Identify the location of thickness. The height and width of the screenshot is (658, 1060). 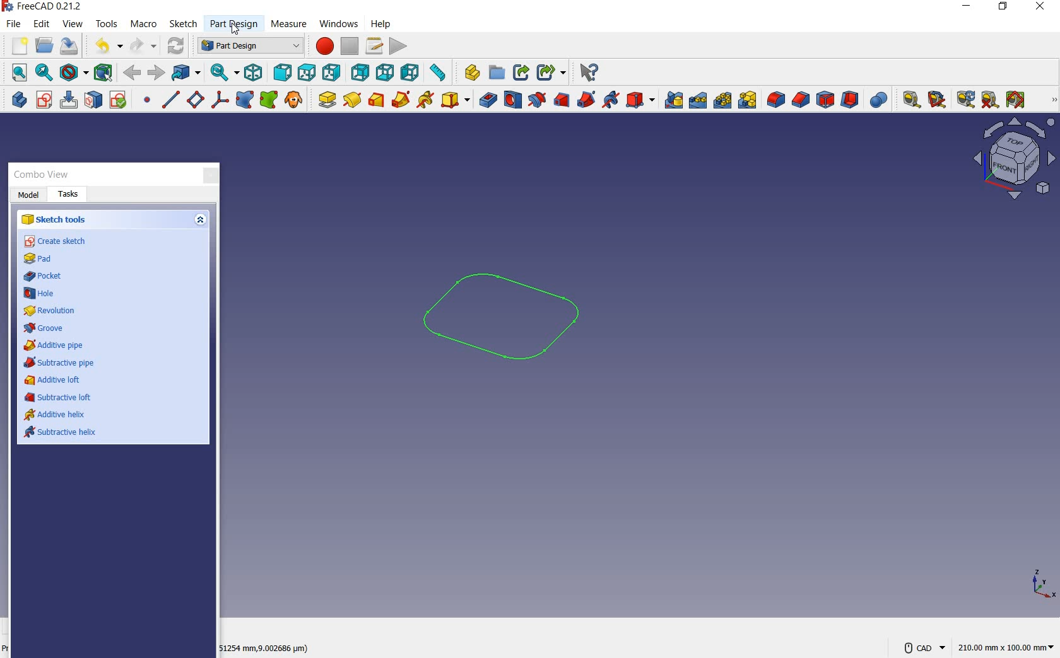
(850, 100).